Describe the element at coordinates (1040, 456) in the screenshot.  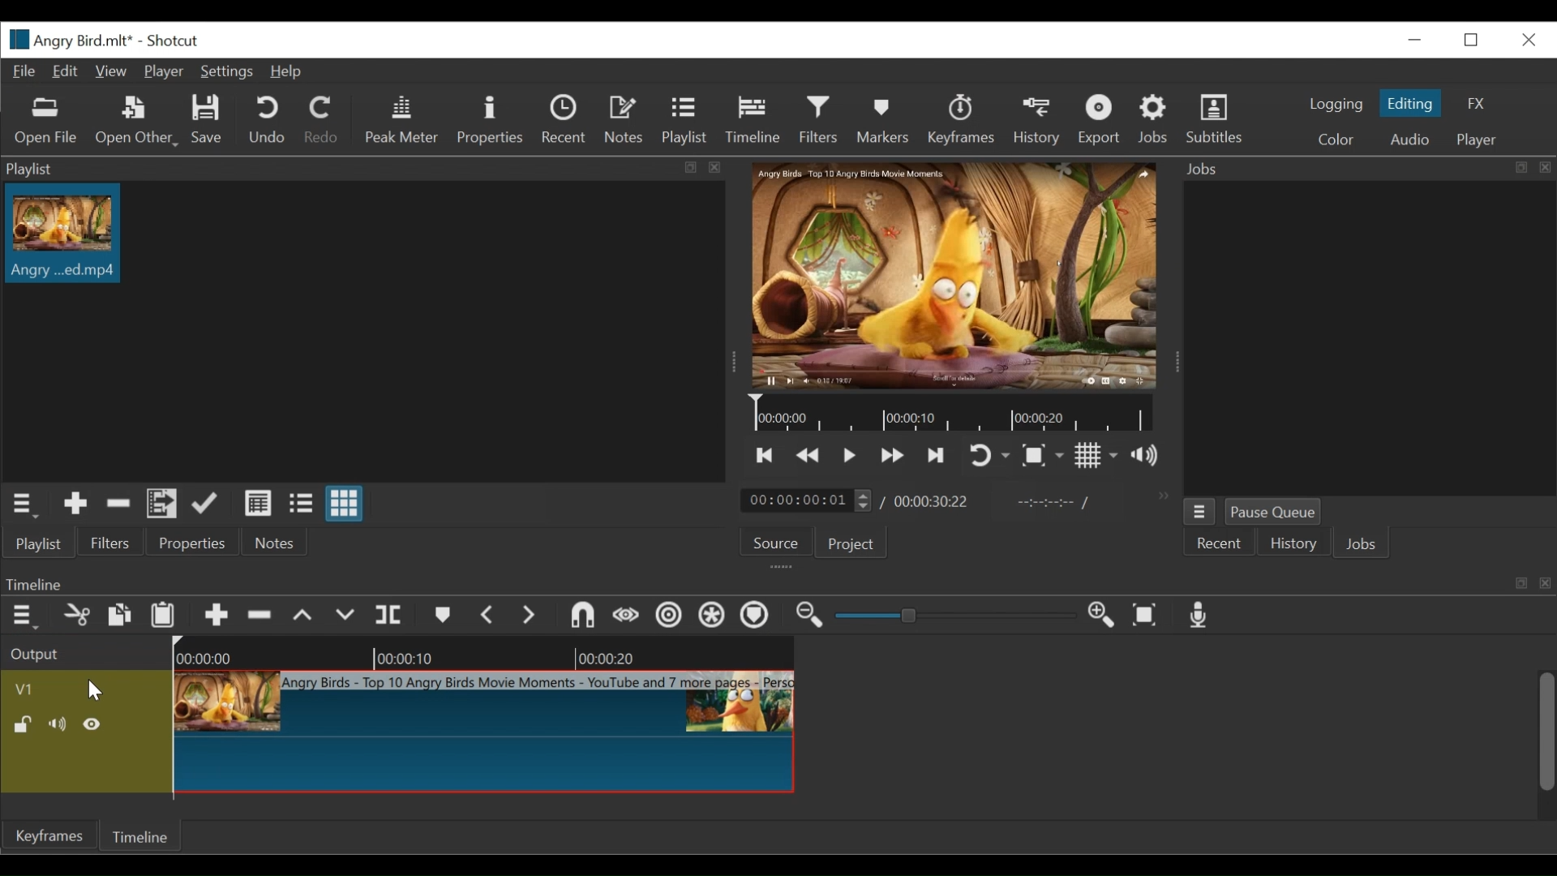
I see `Toggle Zoom` at that location.